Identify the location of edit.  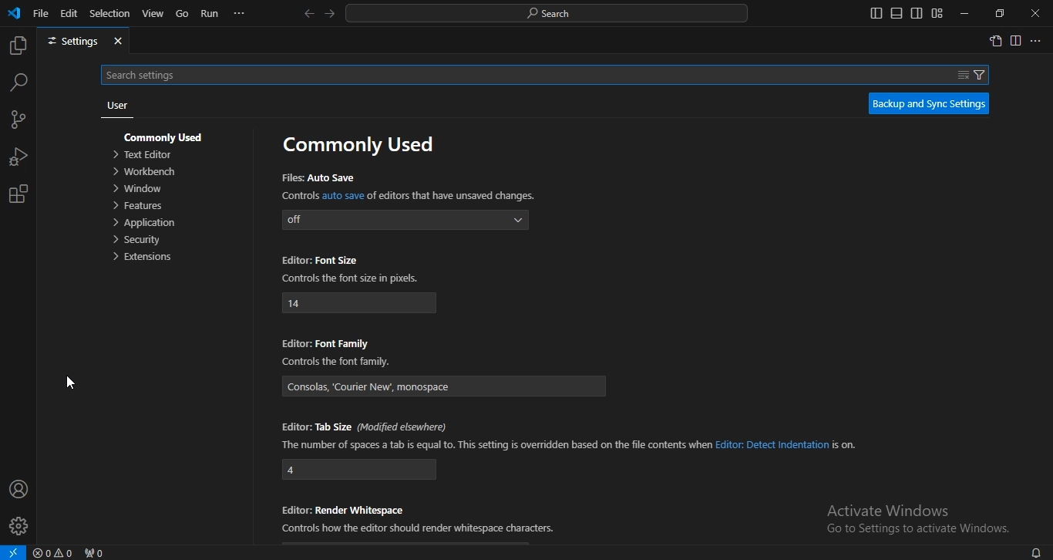
(69, 12).